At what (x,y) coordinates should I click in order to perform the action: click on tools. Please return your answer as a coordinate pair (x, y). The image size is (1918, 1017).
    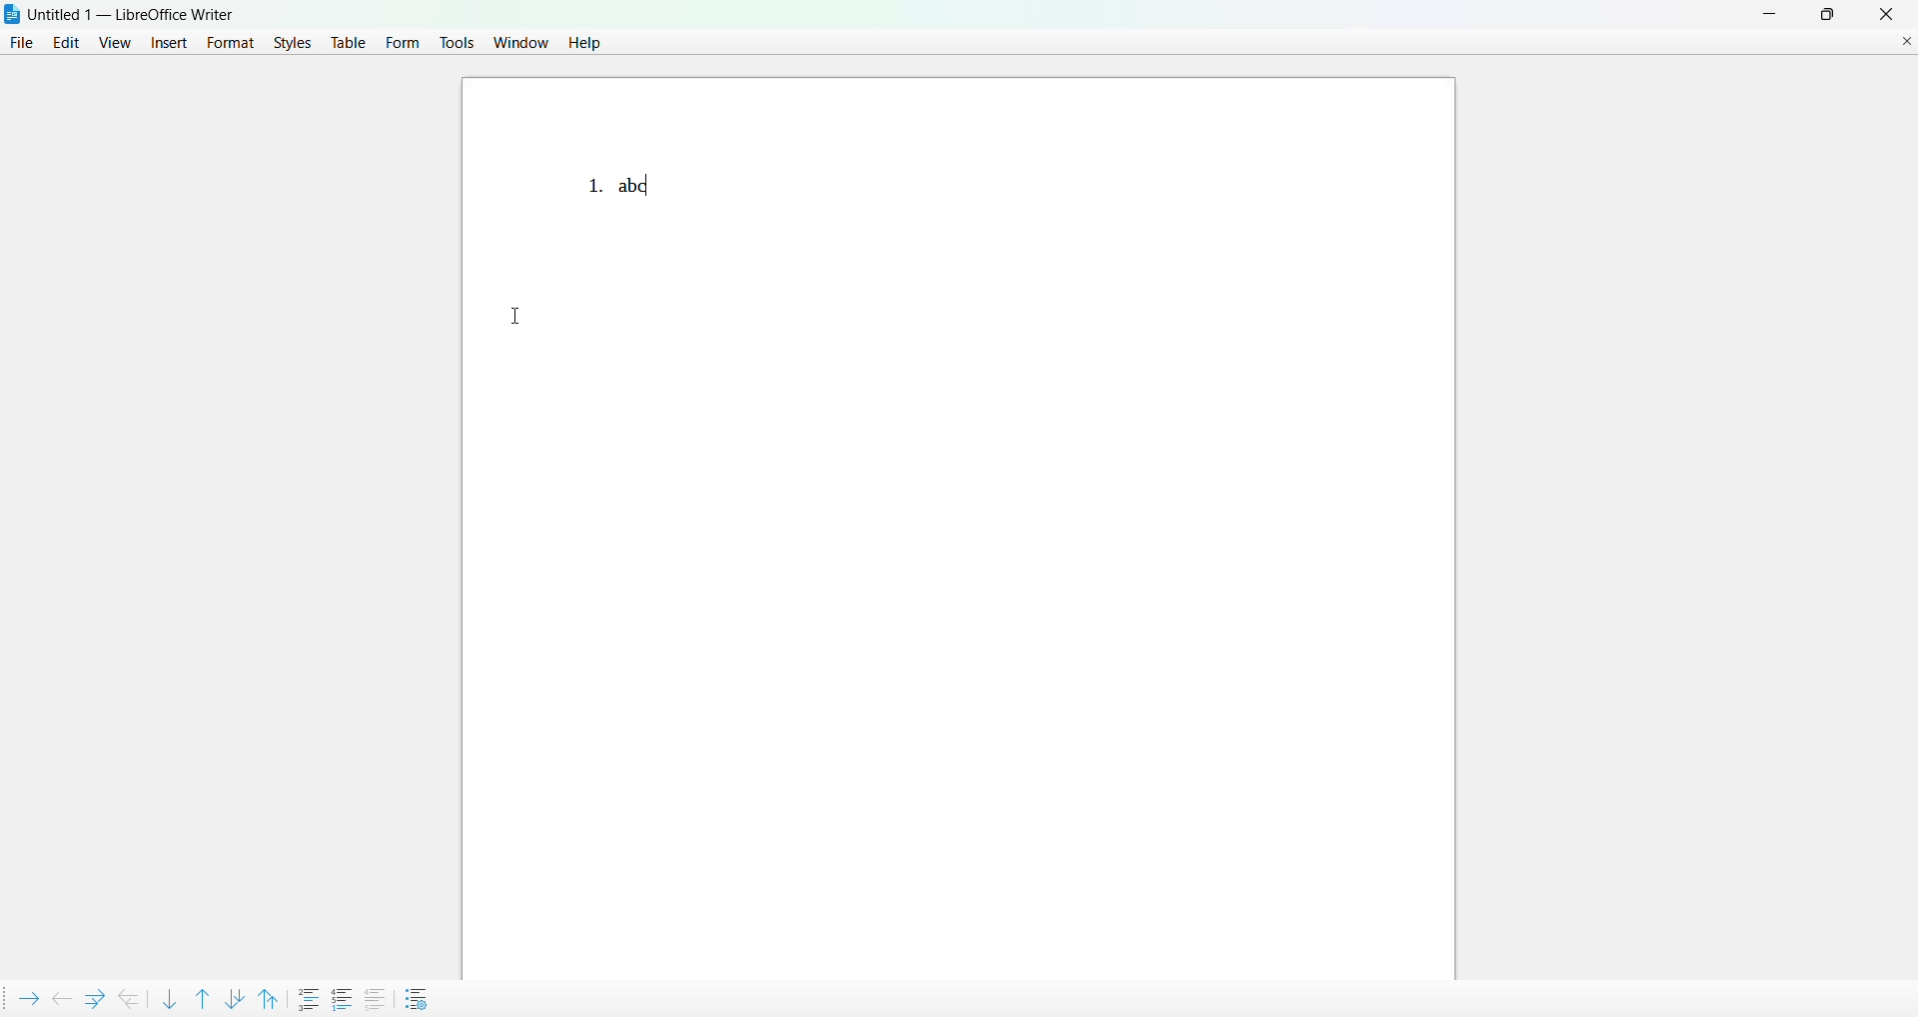
    Looking at the image, I should click on (457, 41).